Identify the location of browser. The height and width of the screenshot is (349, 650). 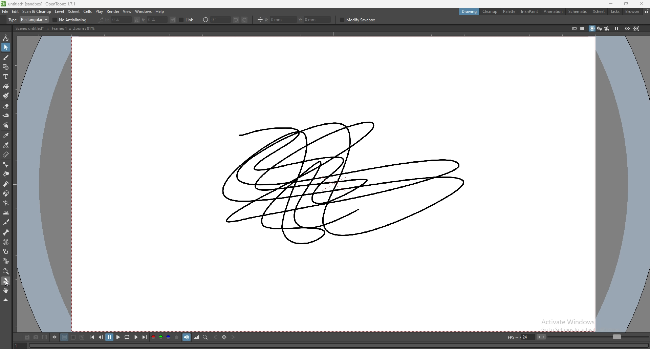
(633, 11).